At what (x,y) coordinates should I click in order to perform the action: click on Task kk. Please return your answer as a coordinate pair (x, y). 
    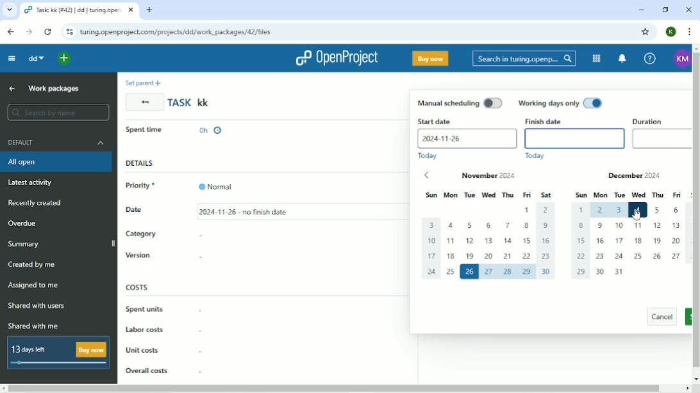
    Looking at the image, I should click on (190, 102).